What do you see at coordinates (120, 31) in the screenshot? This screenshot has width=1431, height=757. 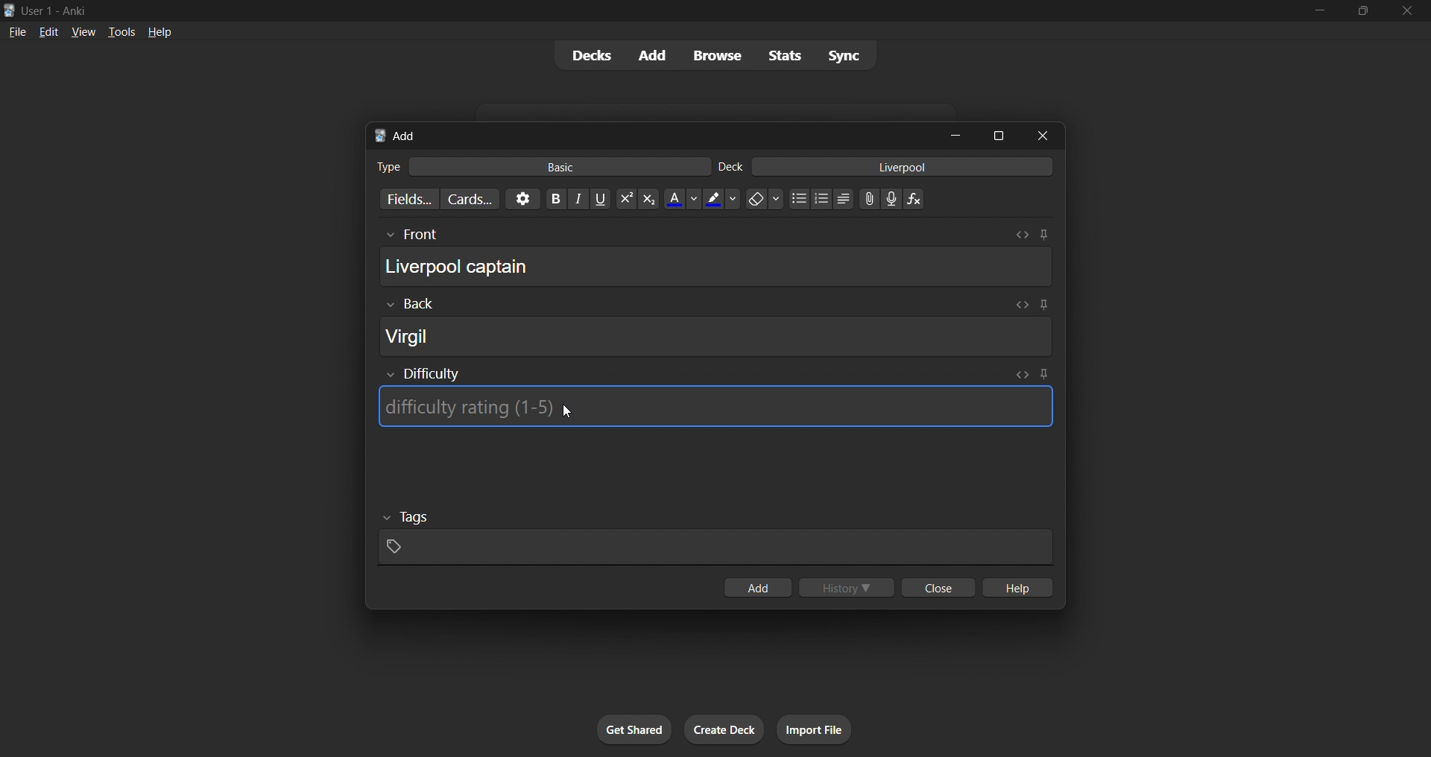 I see `tools` at bounding box center [120, 31].